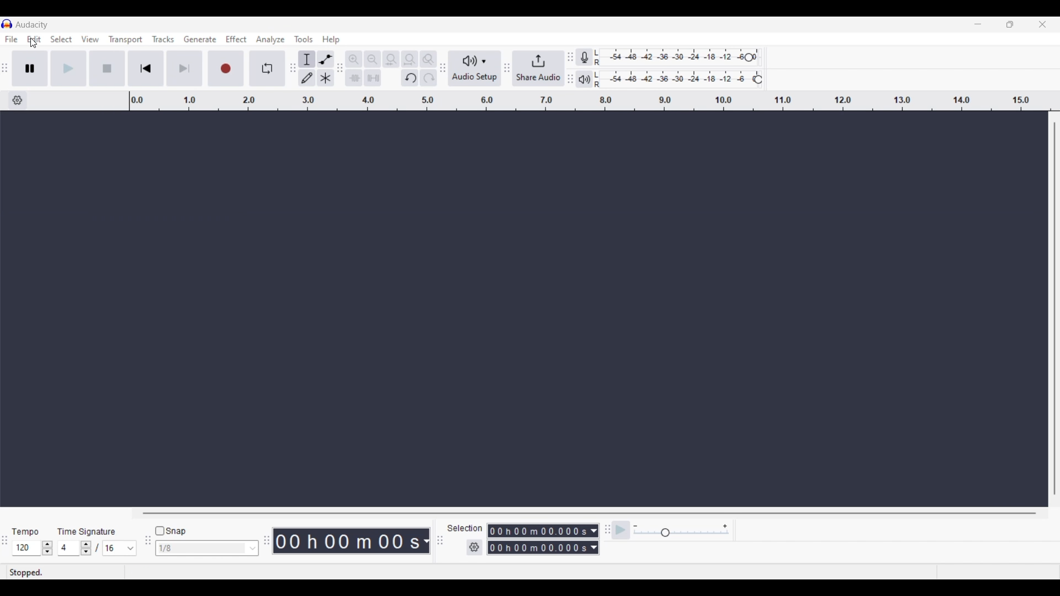 Image resolution: width=1060 pixels, height=596 pixels. I want to click on Zoom out, so click(372, 59).